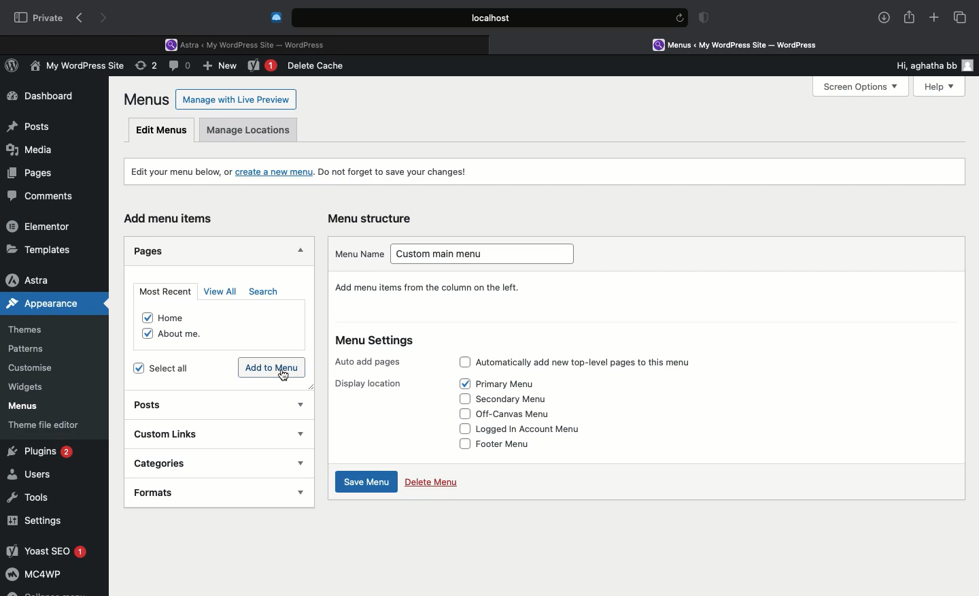 The width and height of the screenshot is (979, 596). Describe the element at coordinates (186, 433) in the screenshot. I see `Custom links` at that location.